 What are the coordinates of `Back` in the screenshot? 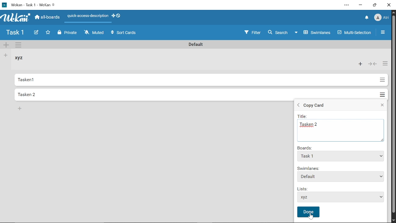 It's located at (298, 106).